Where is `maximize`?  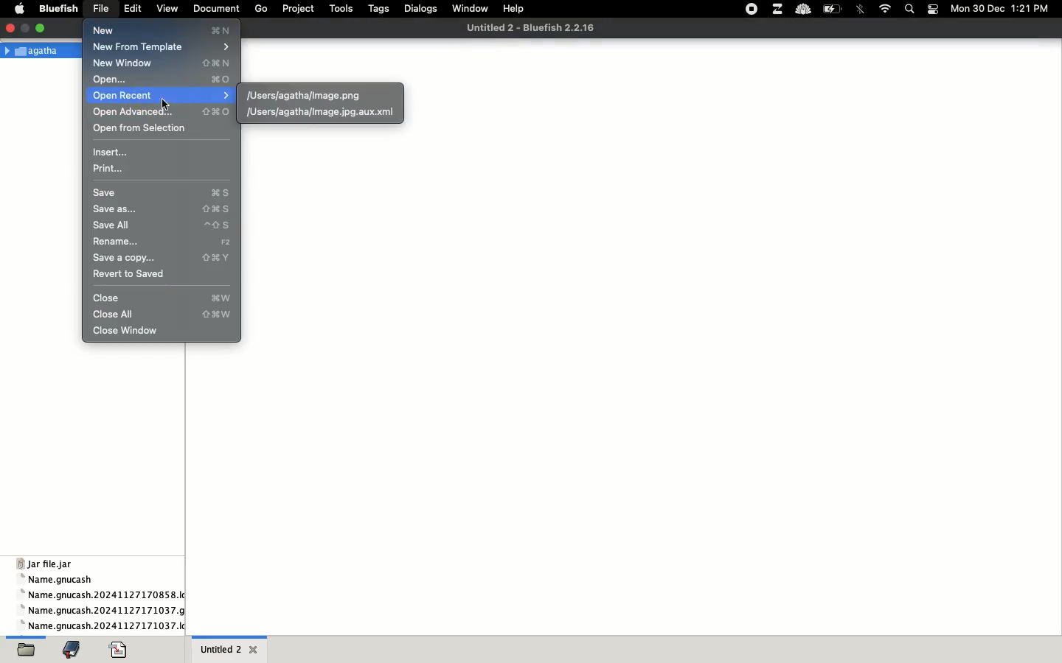 maximize is located at coordinates (25, 27).